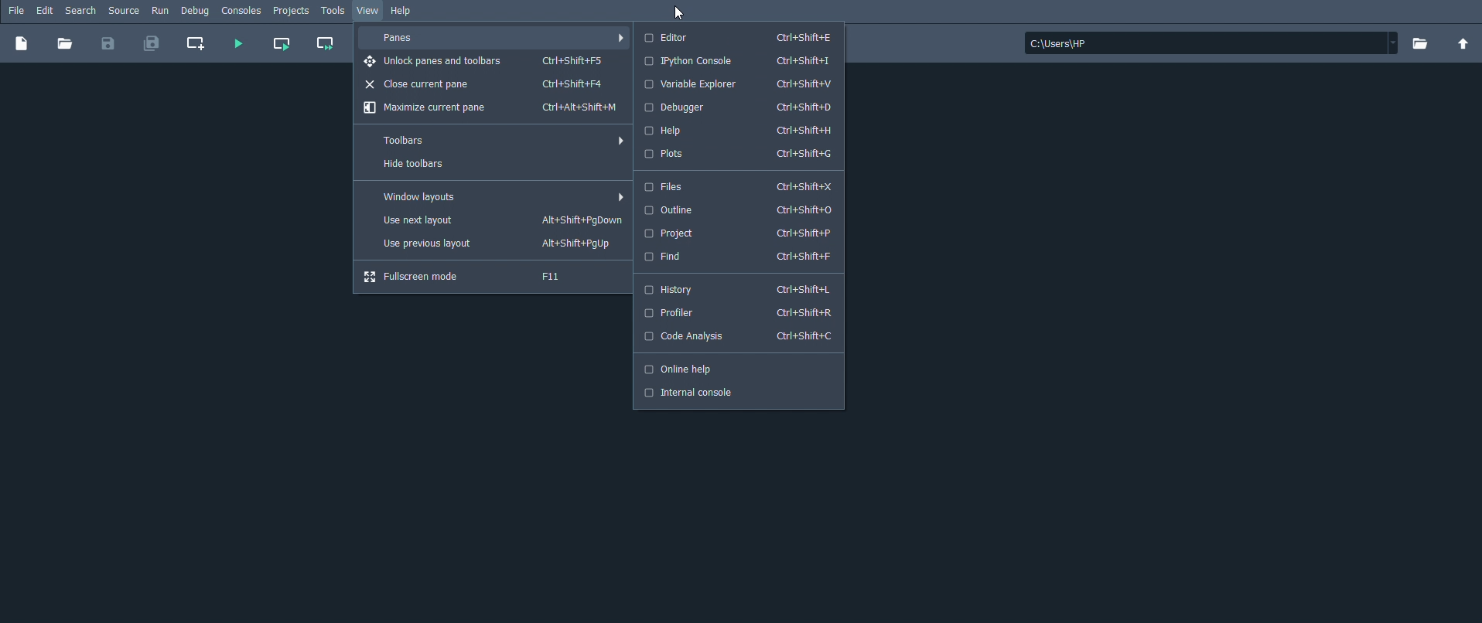  Describe the element at coordinates (405, 12) in the screenshot. I see `Help` at that location.